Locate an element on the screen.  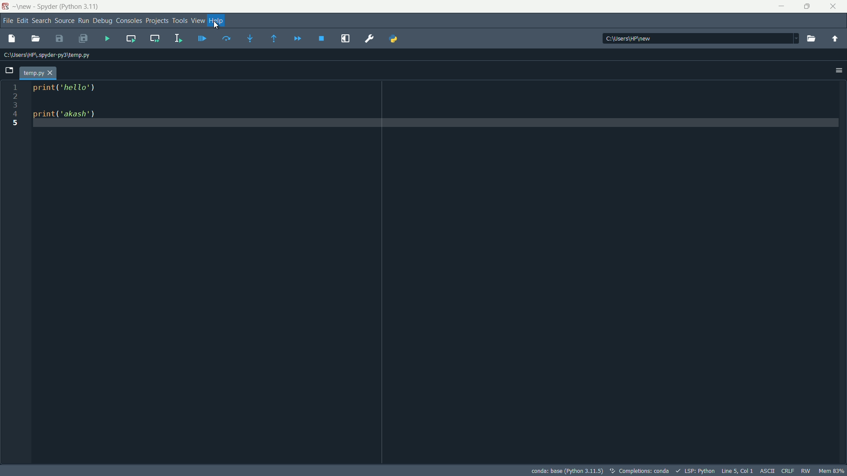
temp.py is located at coordinates (34, 74).